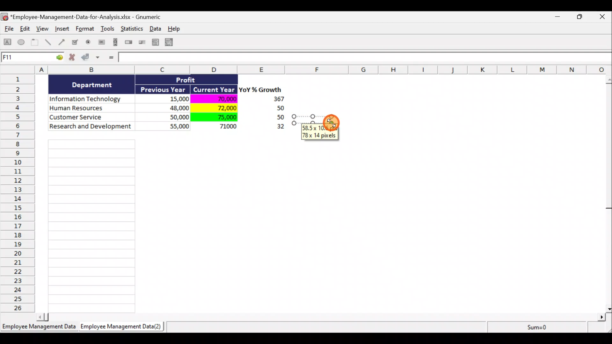 Image resolution: width=612 pixels, height=344 pixels. Describe the element at coordinates (84, 18) in the screenshot. I see `Document name` at that location.